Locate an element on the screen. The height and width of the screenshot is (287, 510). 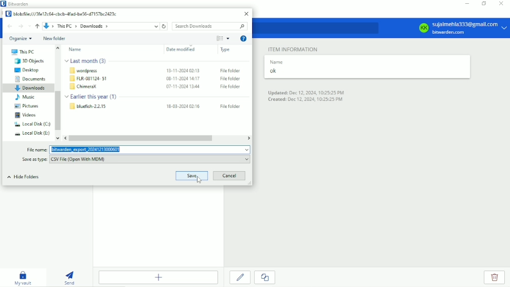
Item information is located at coordinates (294, 48).